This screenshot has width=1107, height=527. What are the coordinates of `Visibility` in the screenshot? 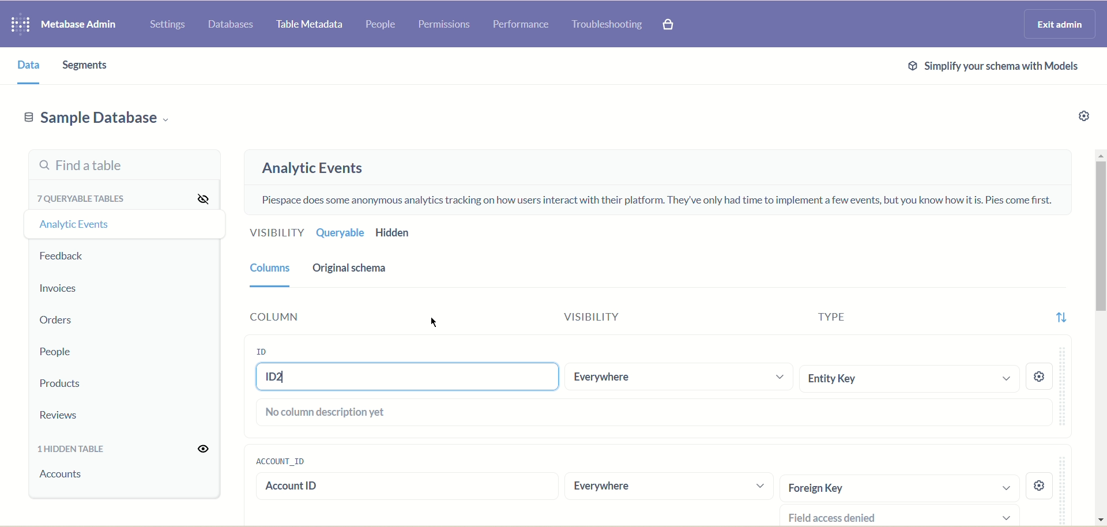 It's located at (589, 317).